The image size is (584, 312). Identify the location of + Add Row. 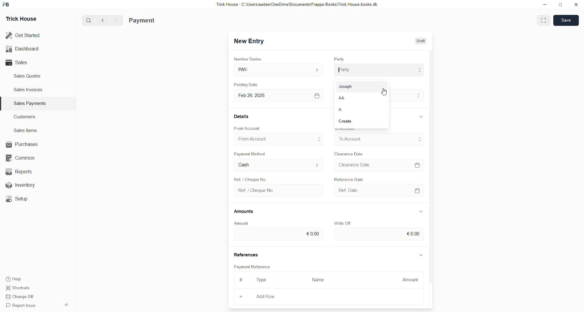
(270, 297).